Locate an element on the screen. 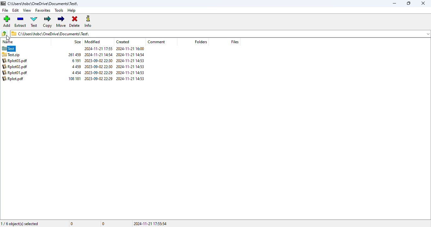 This screenshot has height=227, width=431. 2023-09-02 22:29 is located at coordinates (98, 79).